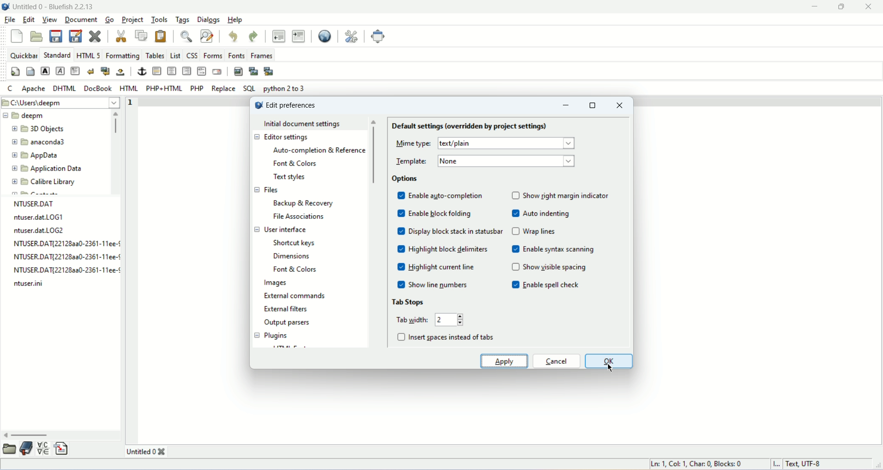  I want to click on C, so click(10, 89).